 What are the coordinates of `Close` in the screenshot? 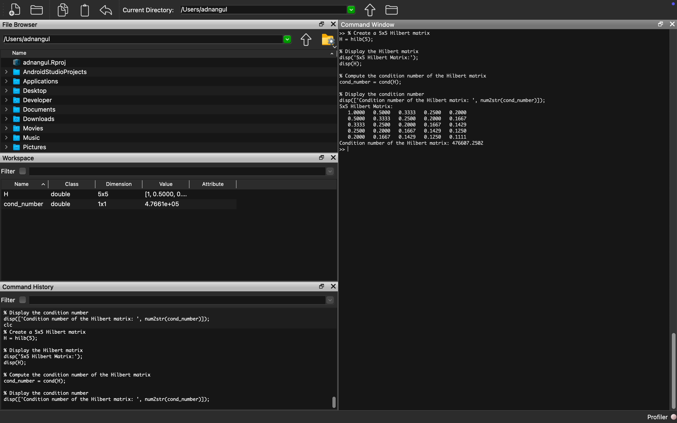 It's located at (333, 158).